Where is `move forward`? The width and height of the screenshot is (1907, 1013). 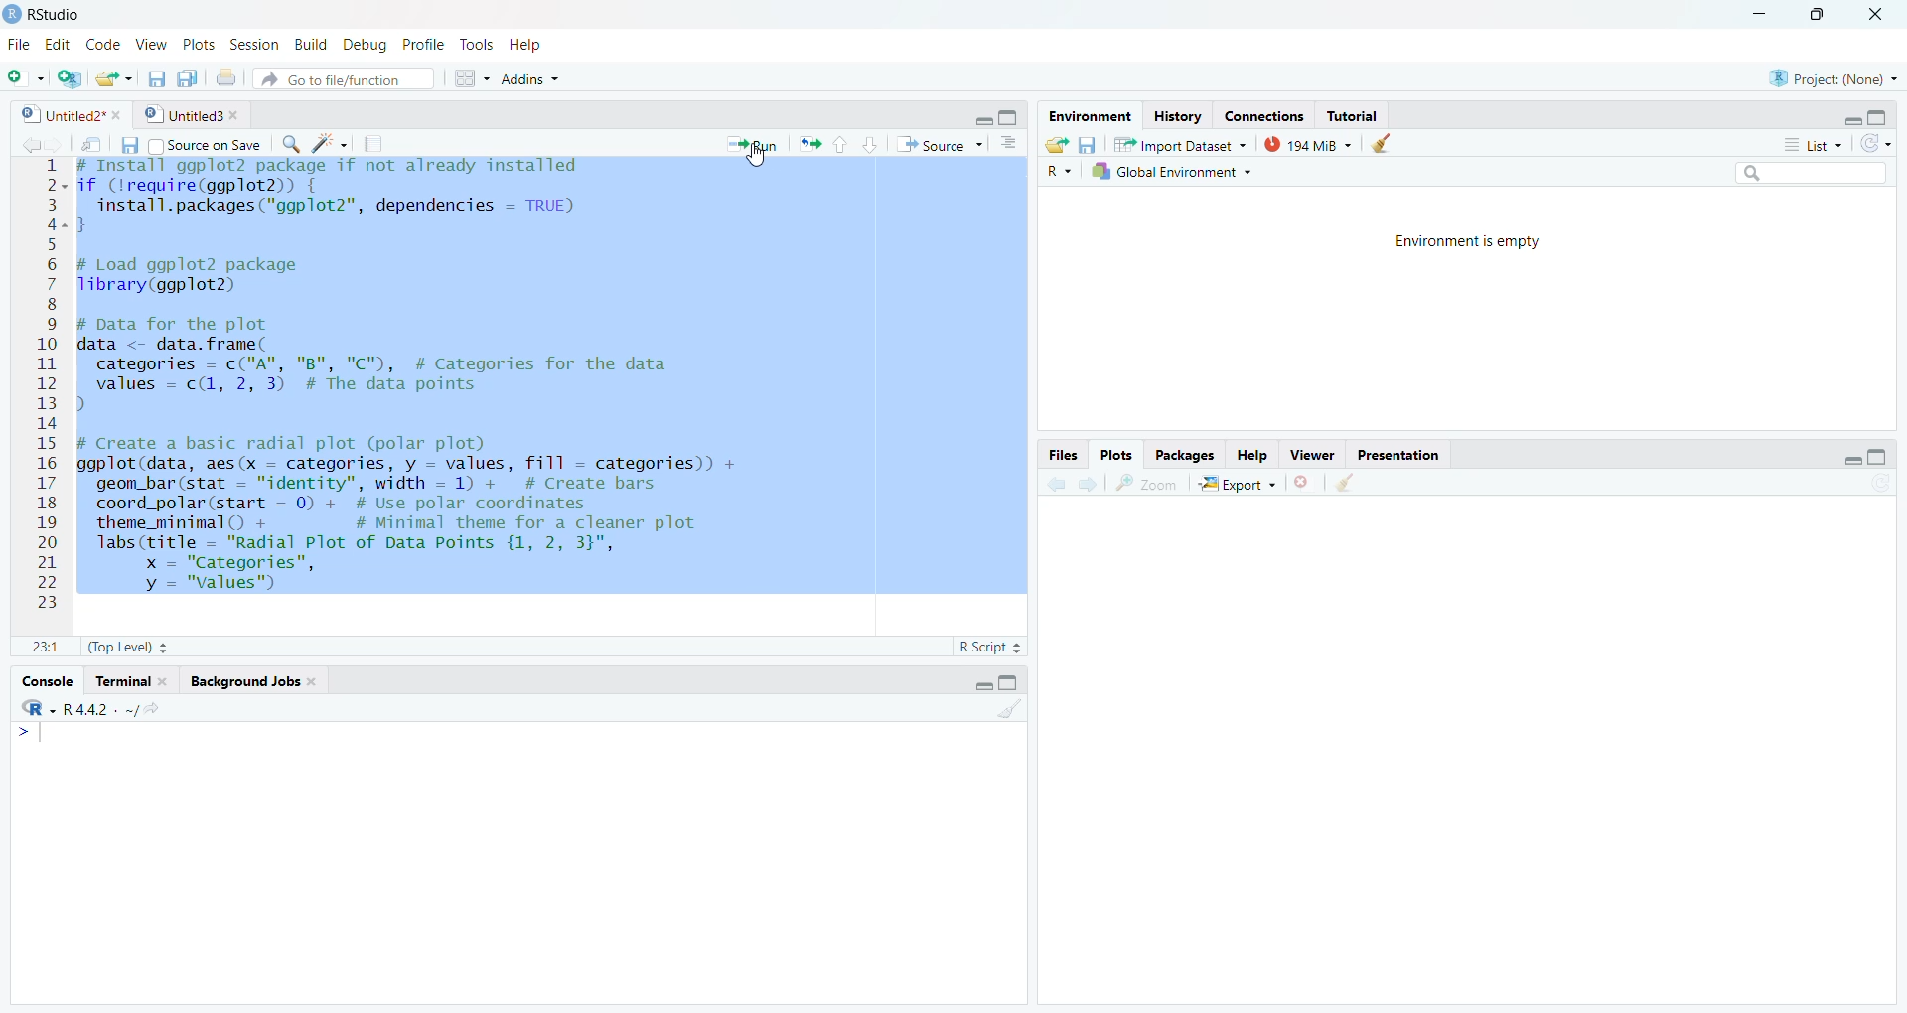
move forward is located at coordinates (57, 146).